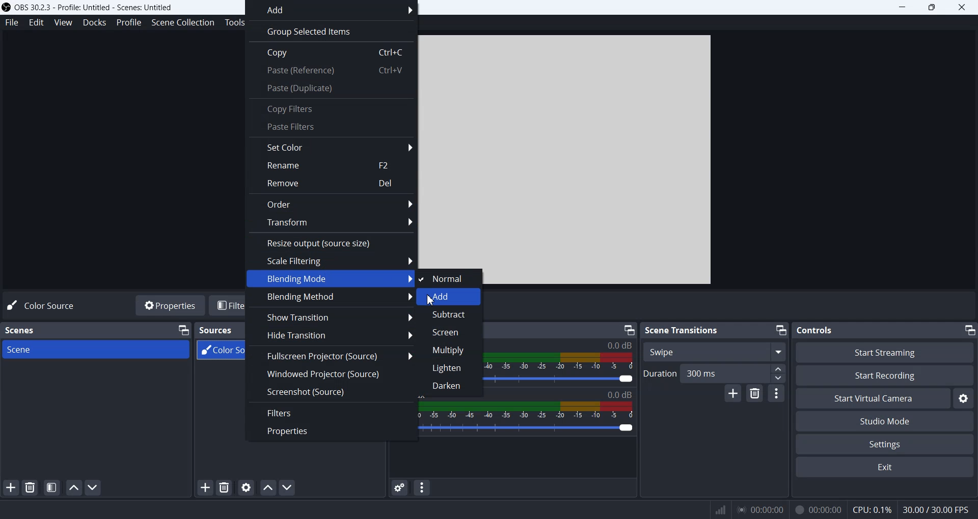 The height and width of the screenshot is (519, 978). I want to click on 00:00:00, so click(759, 509).